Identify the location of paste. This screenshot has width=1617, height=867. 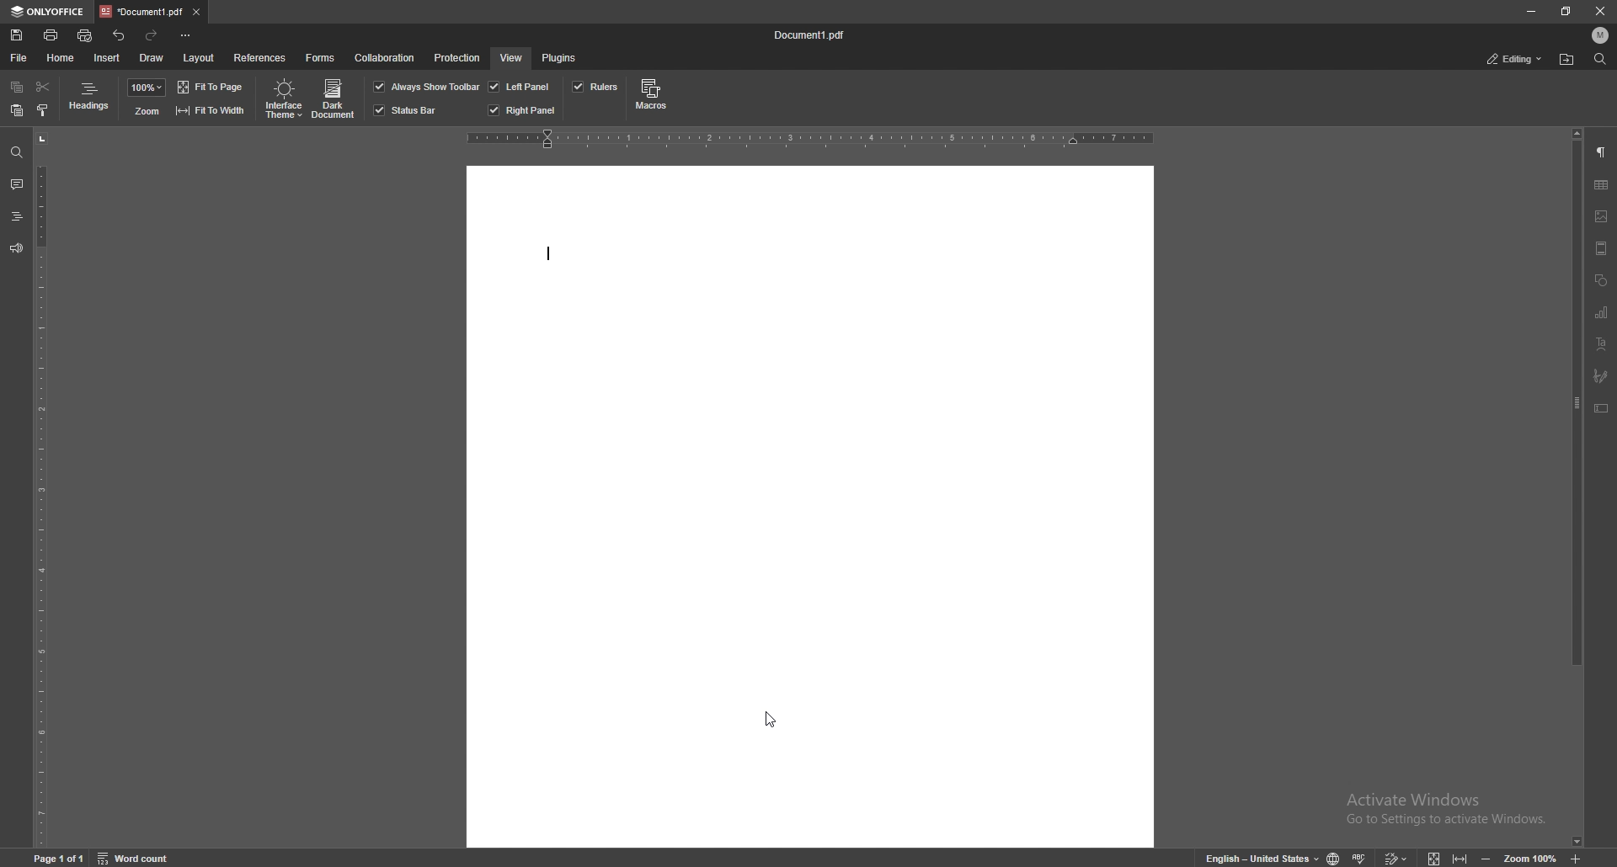
(17, 111).